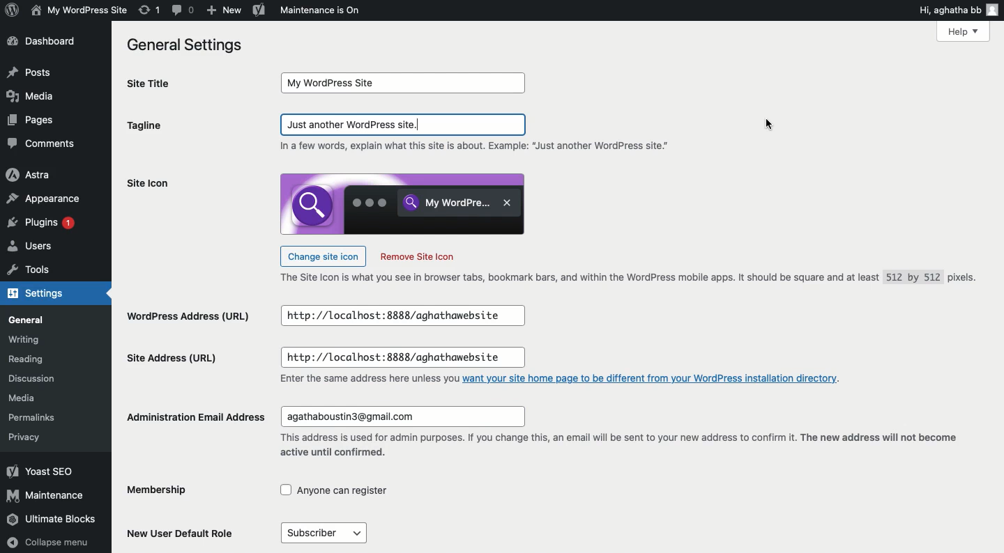 Image resolution: width=1004 pixels, height=553 pixels. I want to click on input box, so click(405, 83).